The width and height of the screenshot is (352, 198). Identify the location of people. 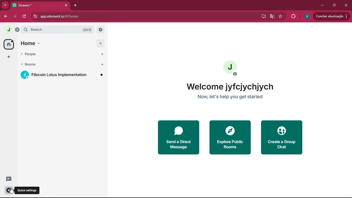
(54, 55).